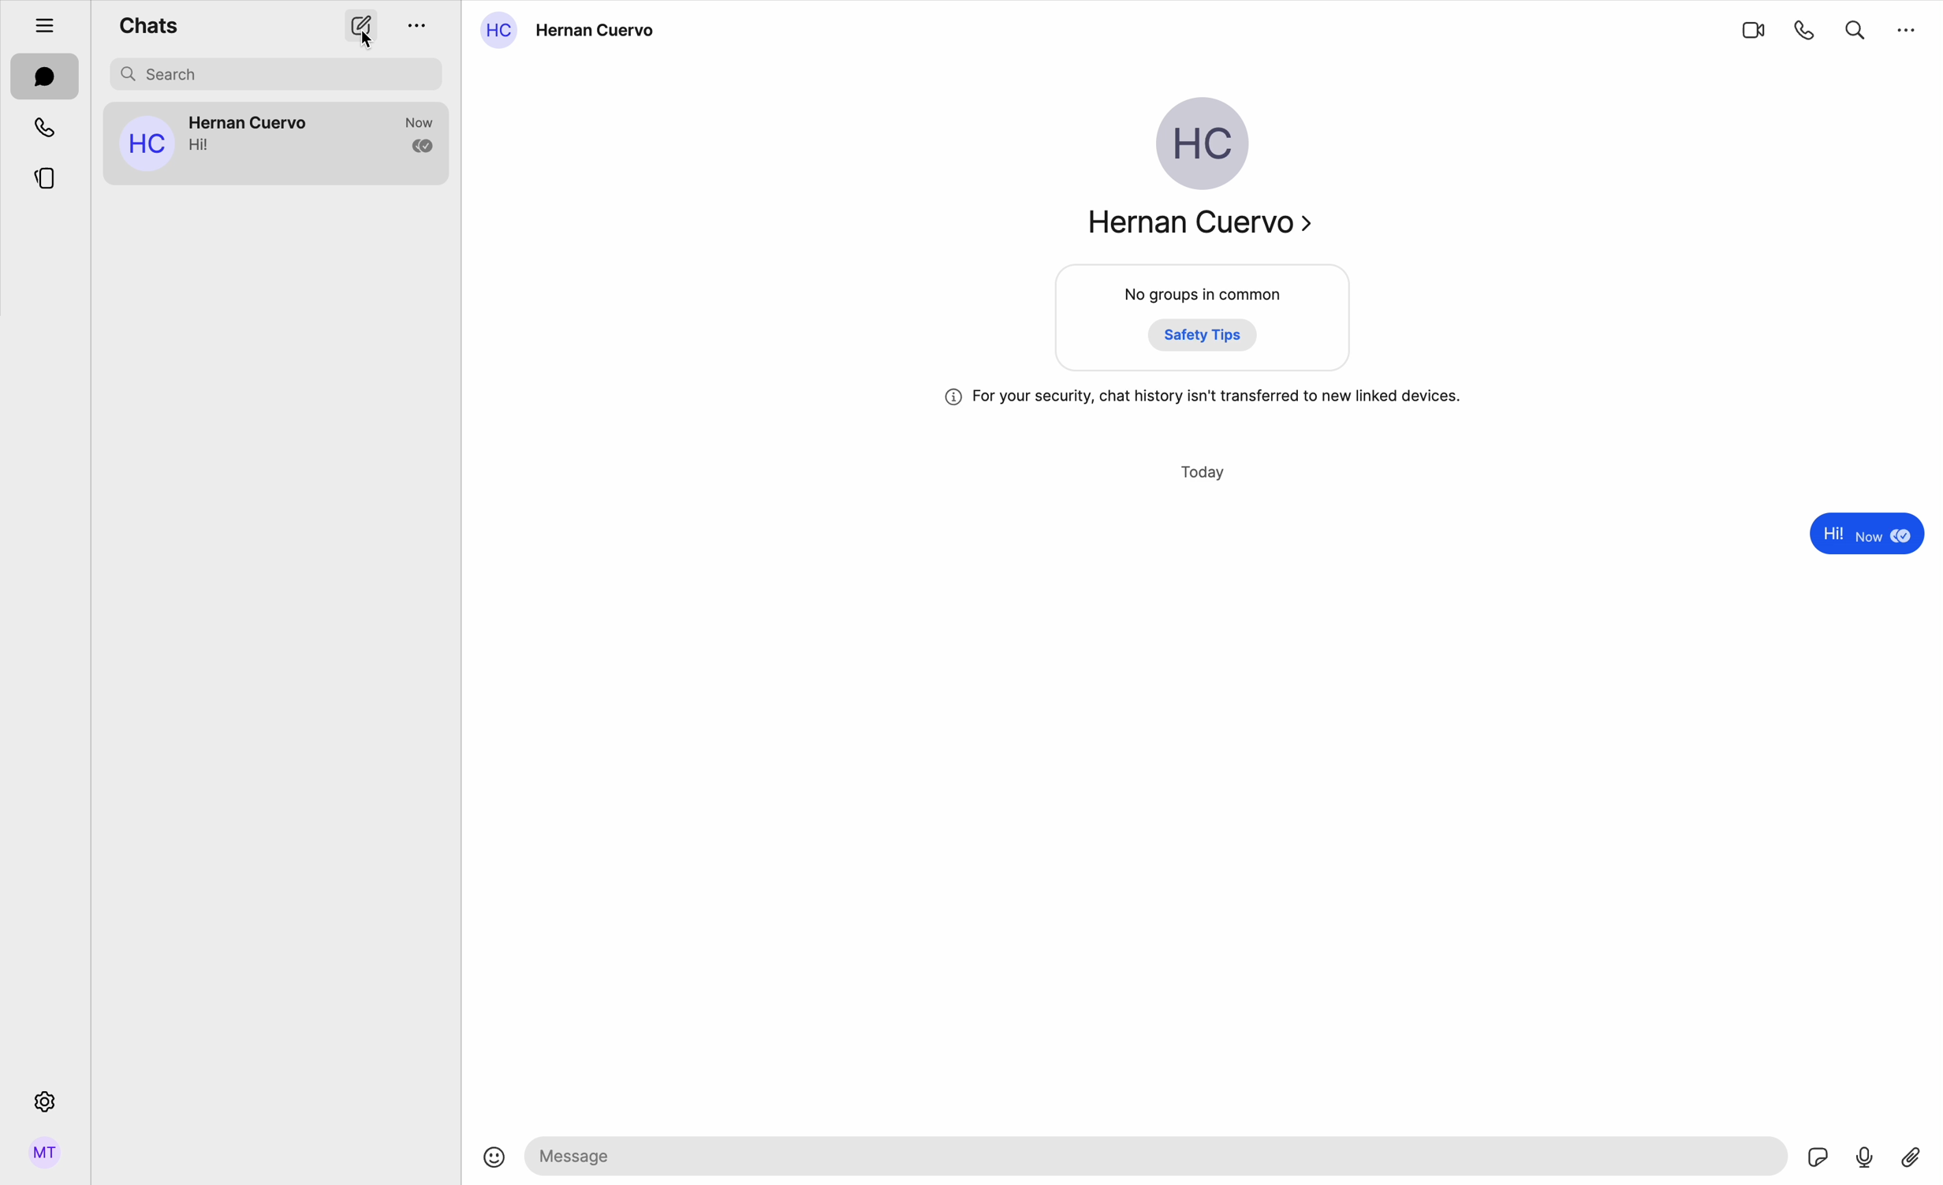 This screenshot has width=1943, height=1185. What do you see at coordinates (1855, 27) in the screenshot?
I see `search` at bounding box center [1855, 27].